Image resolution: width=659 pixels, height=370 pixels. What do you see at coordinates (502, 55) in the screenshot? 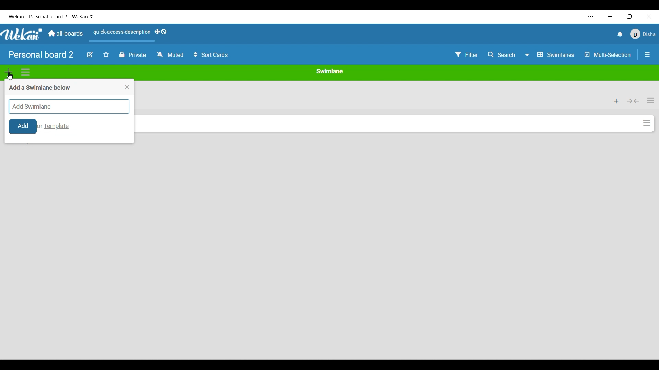
I see `Search` at bounding box center [502, 55].